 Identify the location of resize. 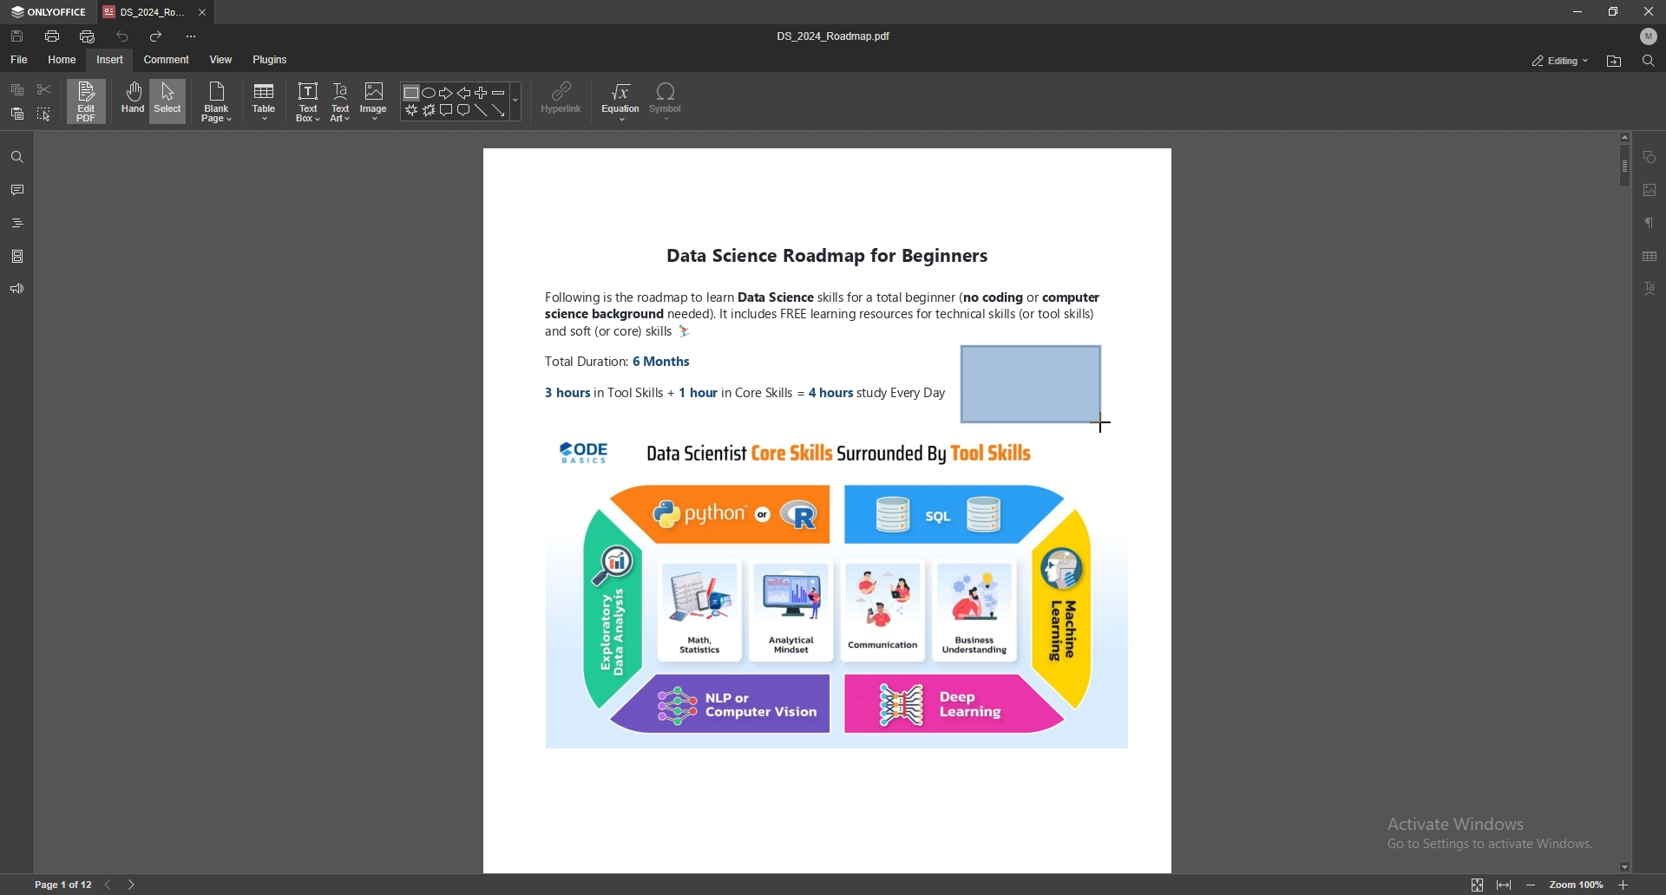
(1614, 11).